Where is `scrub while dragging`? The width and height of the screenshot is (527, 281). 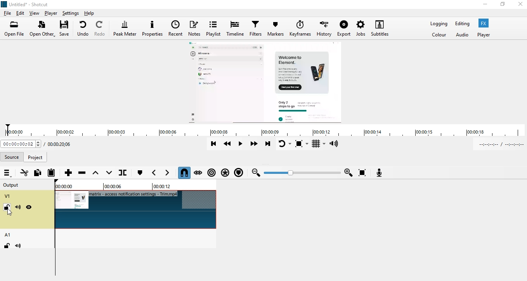 scrub while dragging is located at coordinates (198, 172).